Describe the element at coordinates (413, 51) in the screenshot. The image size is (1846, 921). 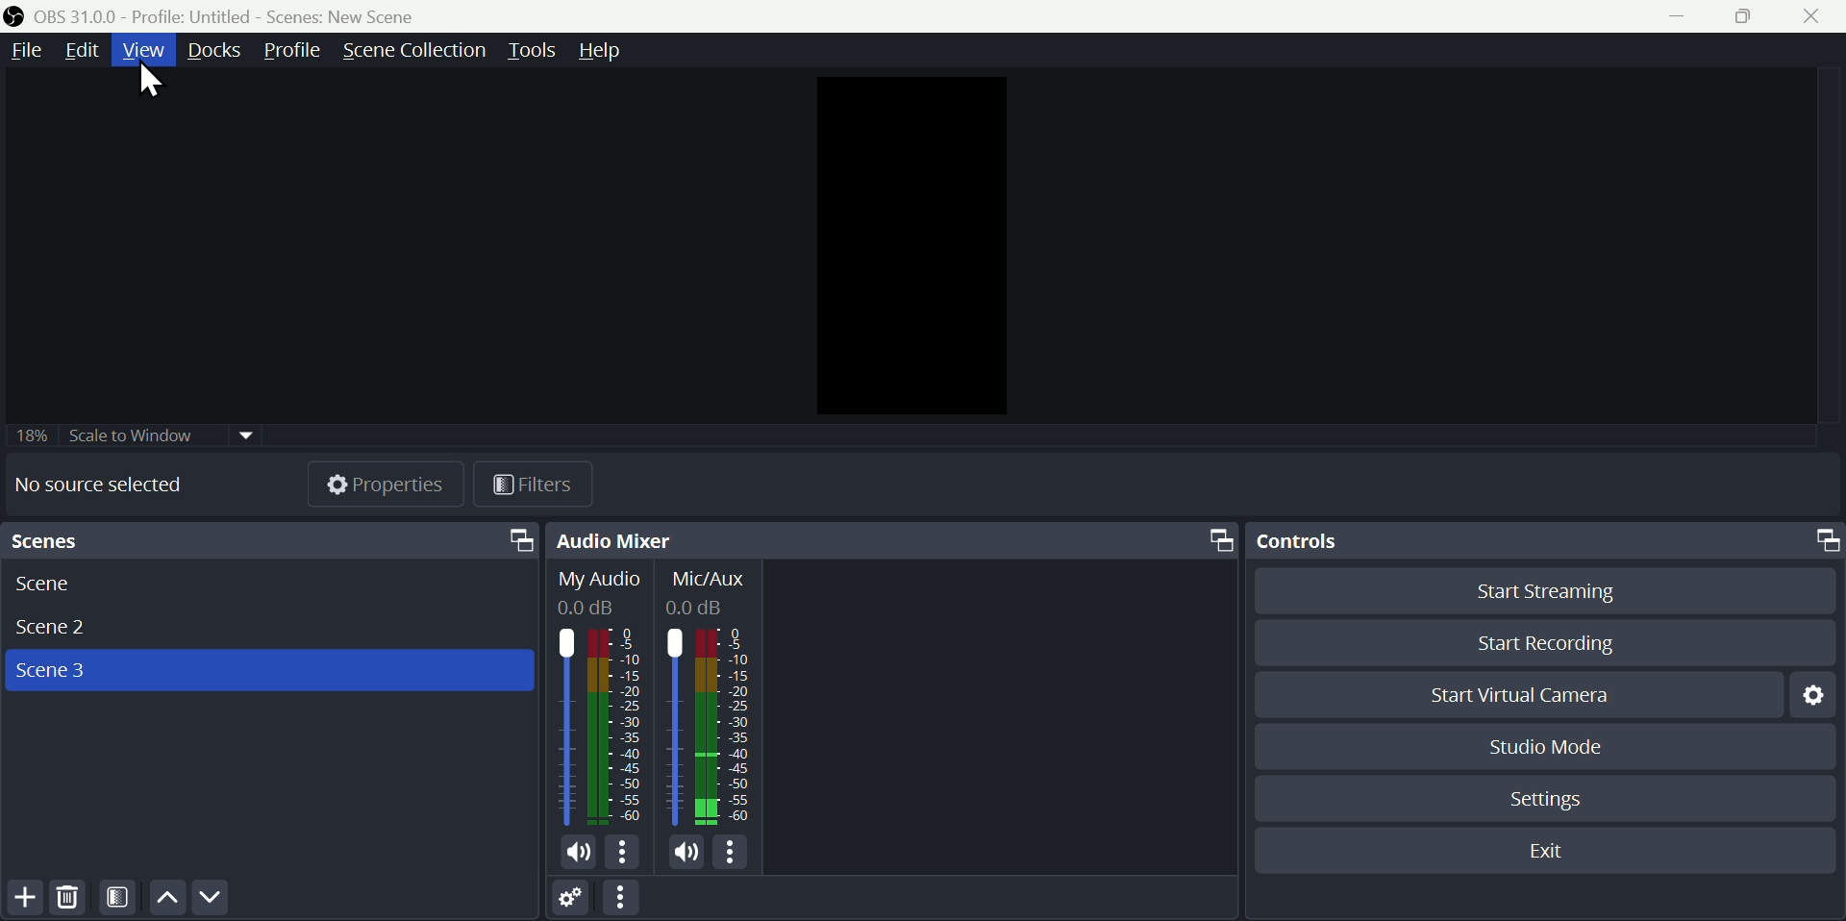
I see `Scene Transition` at that location.